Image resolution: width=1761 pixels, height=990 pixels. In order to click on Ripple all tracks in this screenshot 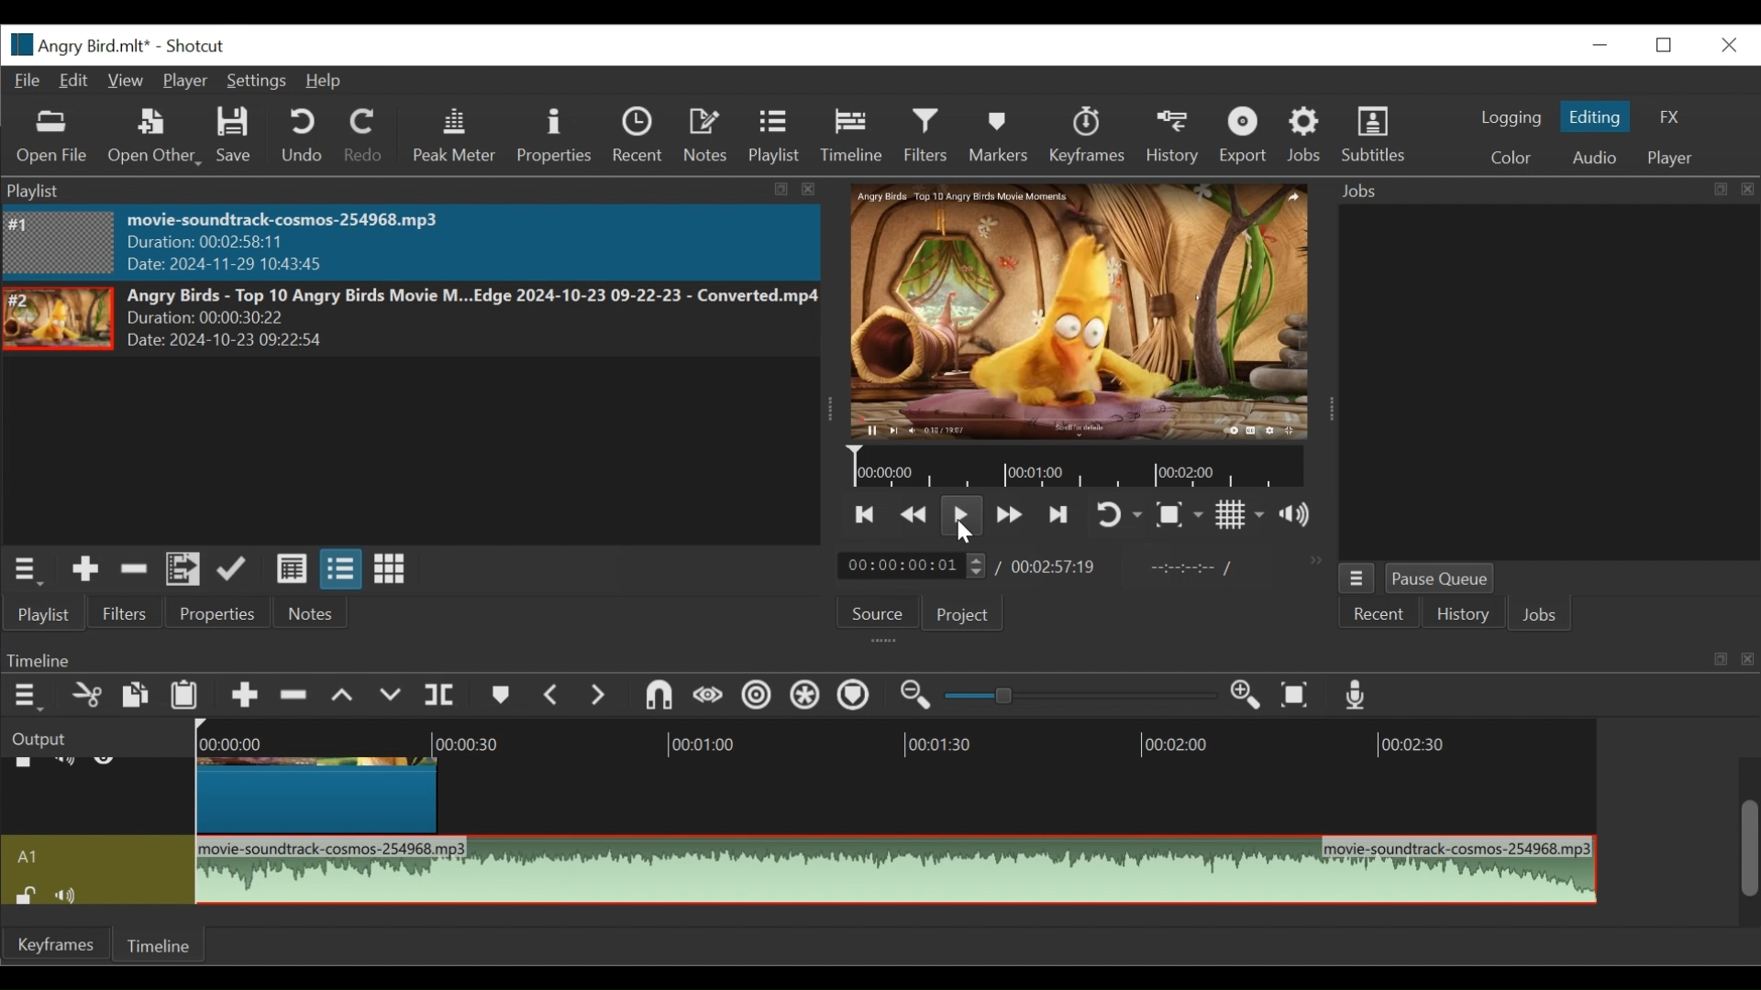, I will do `click(807, 698)`.